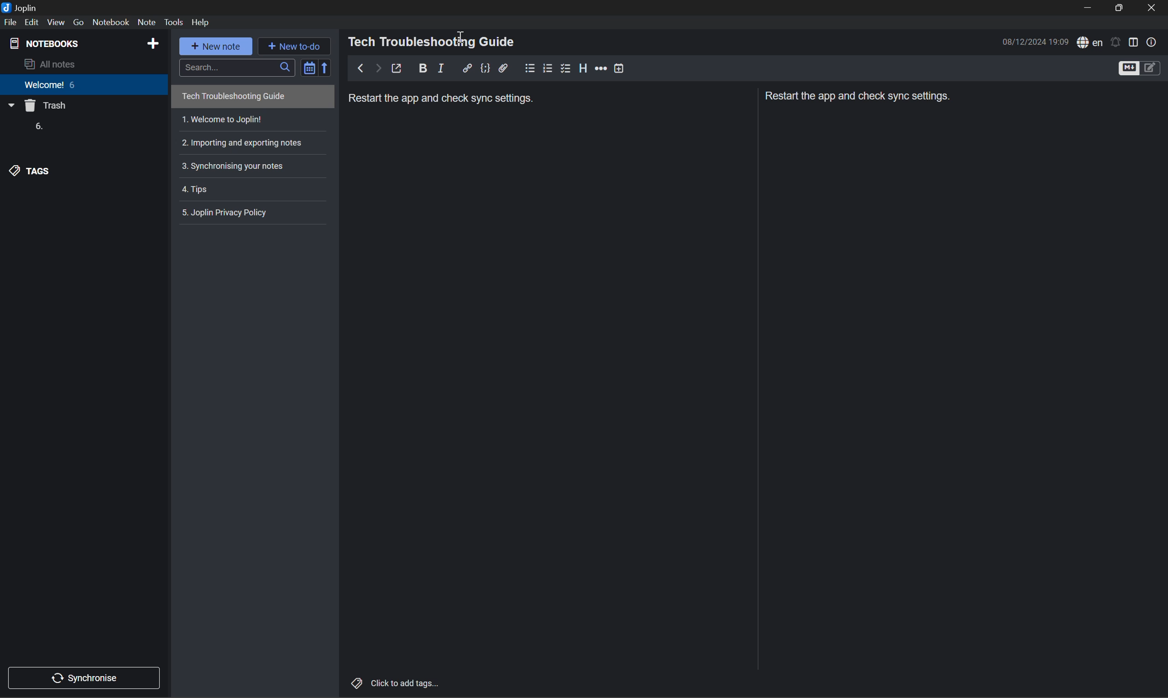  I want to click on Bold, so click(423, 67).